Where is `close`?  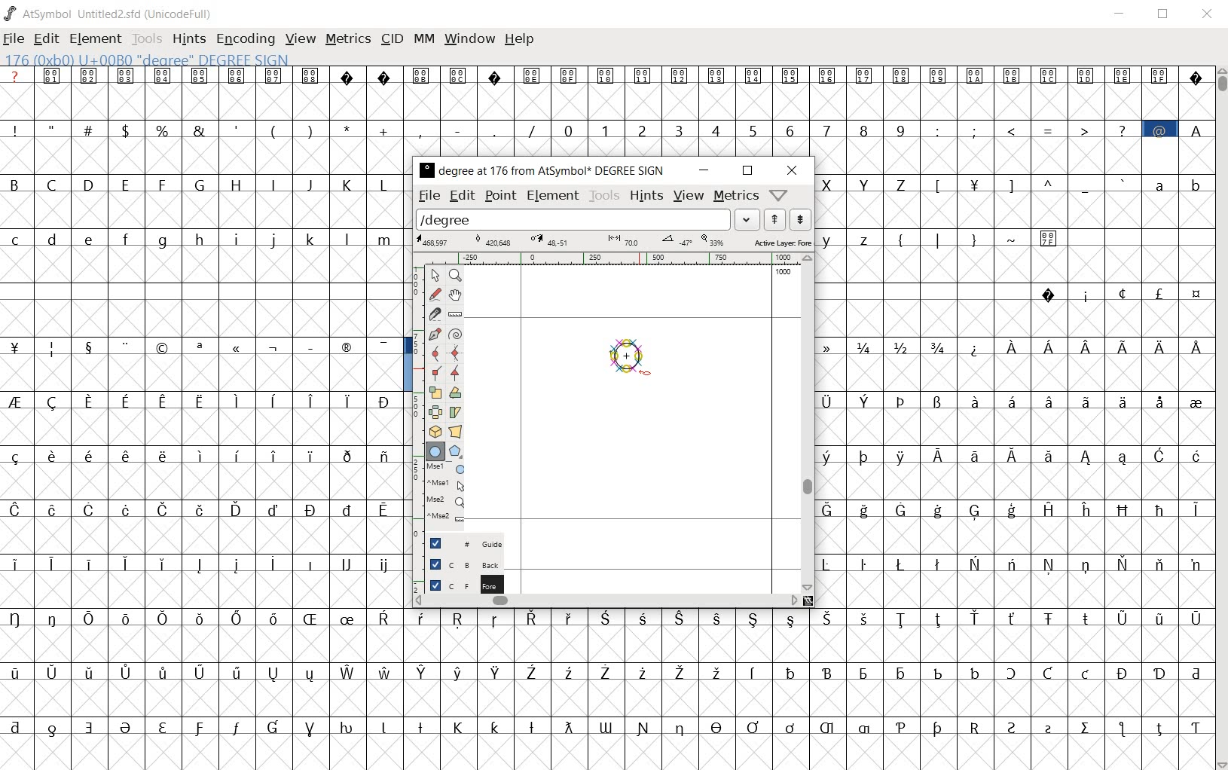 close is located at coordinates (792, 171).